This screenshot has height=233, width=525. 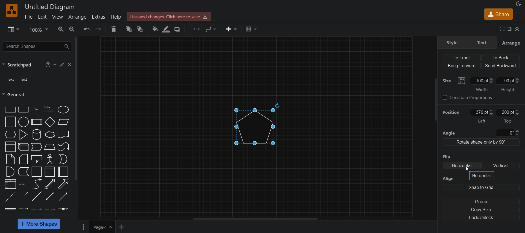 I want to click on Dotted line, so click(x=23, y=197).